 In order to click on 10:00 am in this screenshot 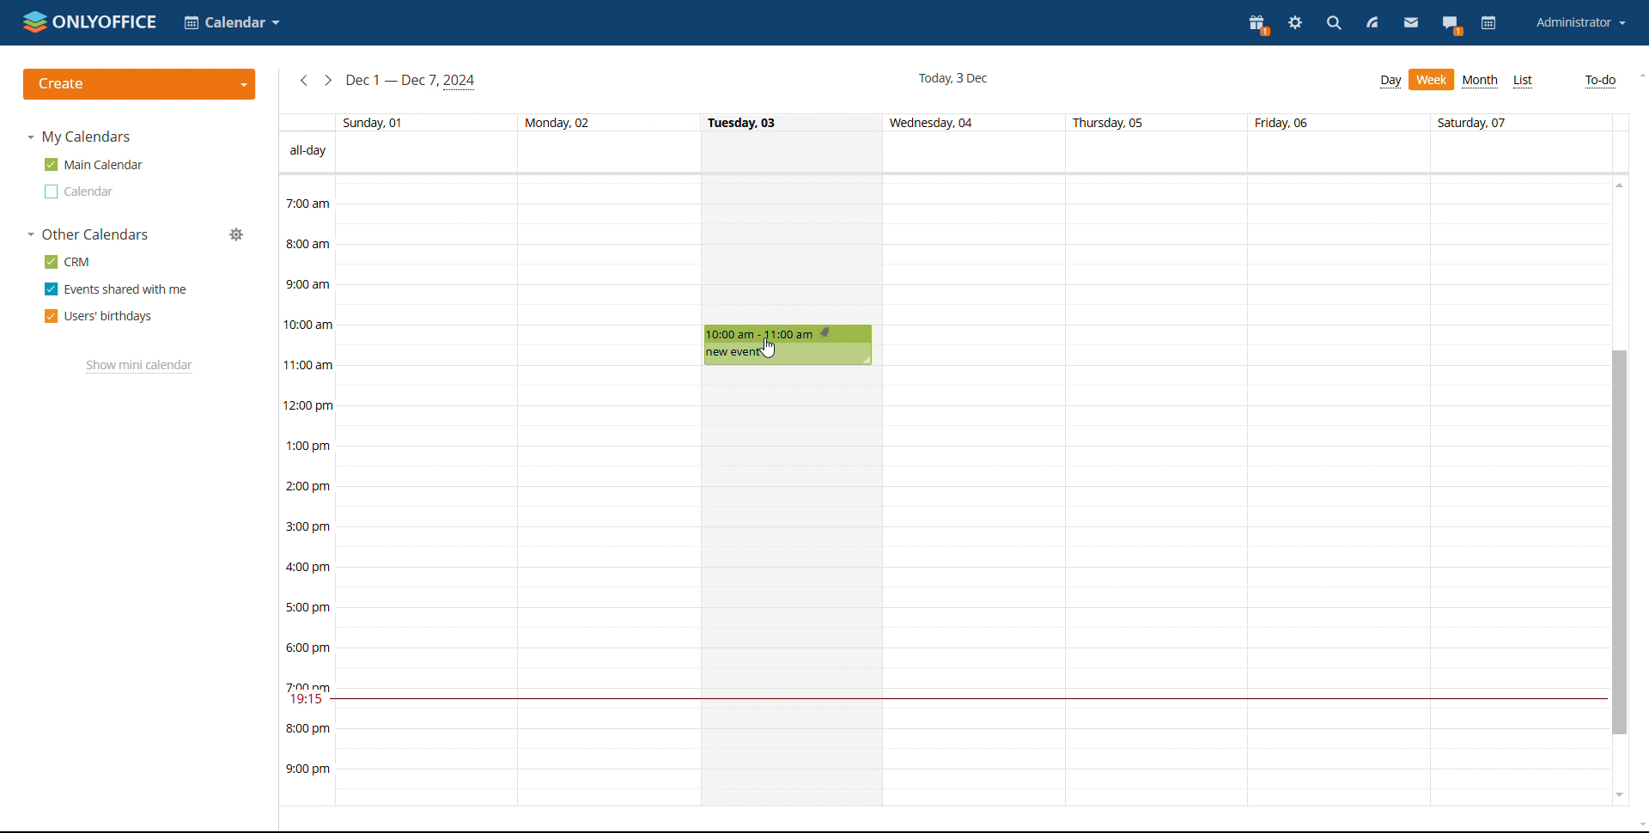, I will do `click(312, 325)`.